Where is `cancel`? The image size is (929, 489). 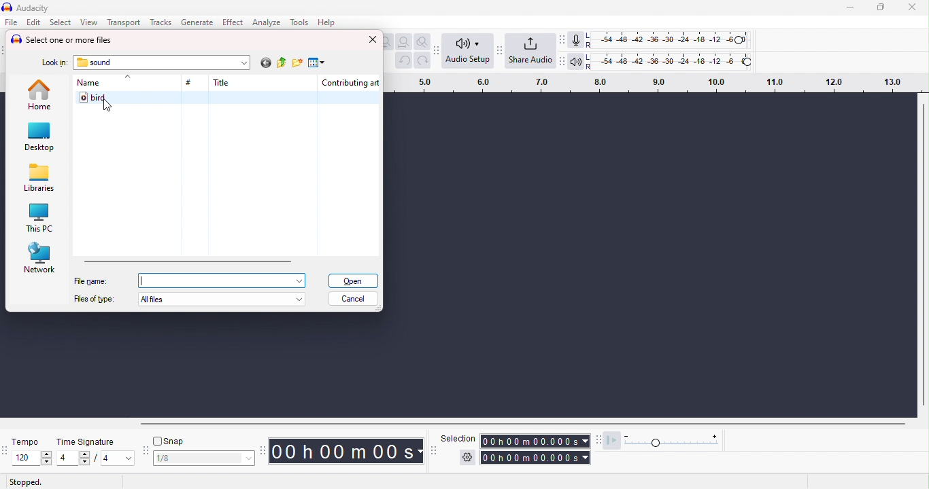 cancel is located at coordinates (354, 299).